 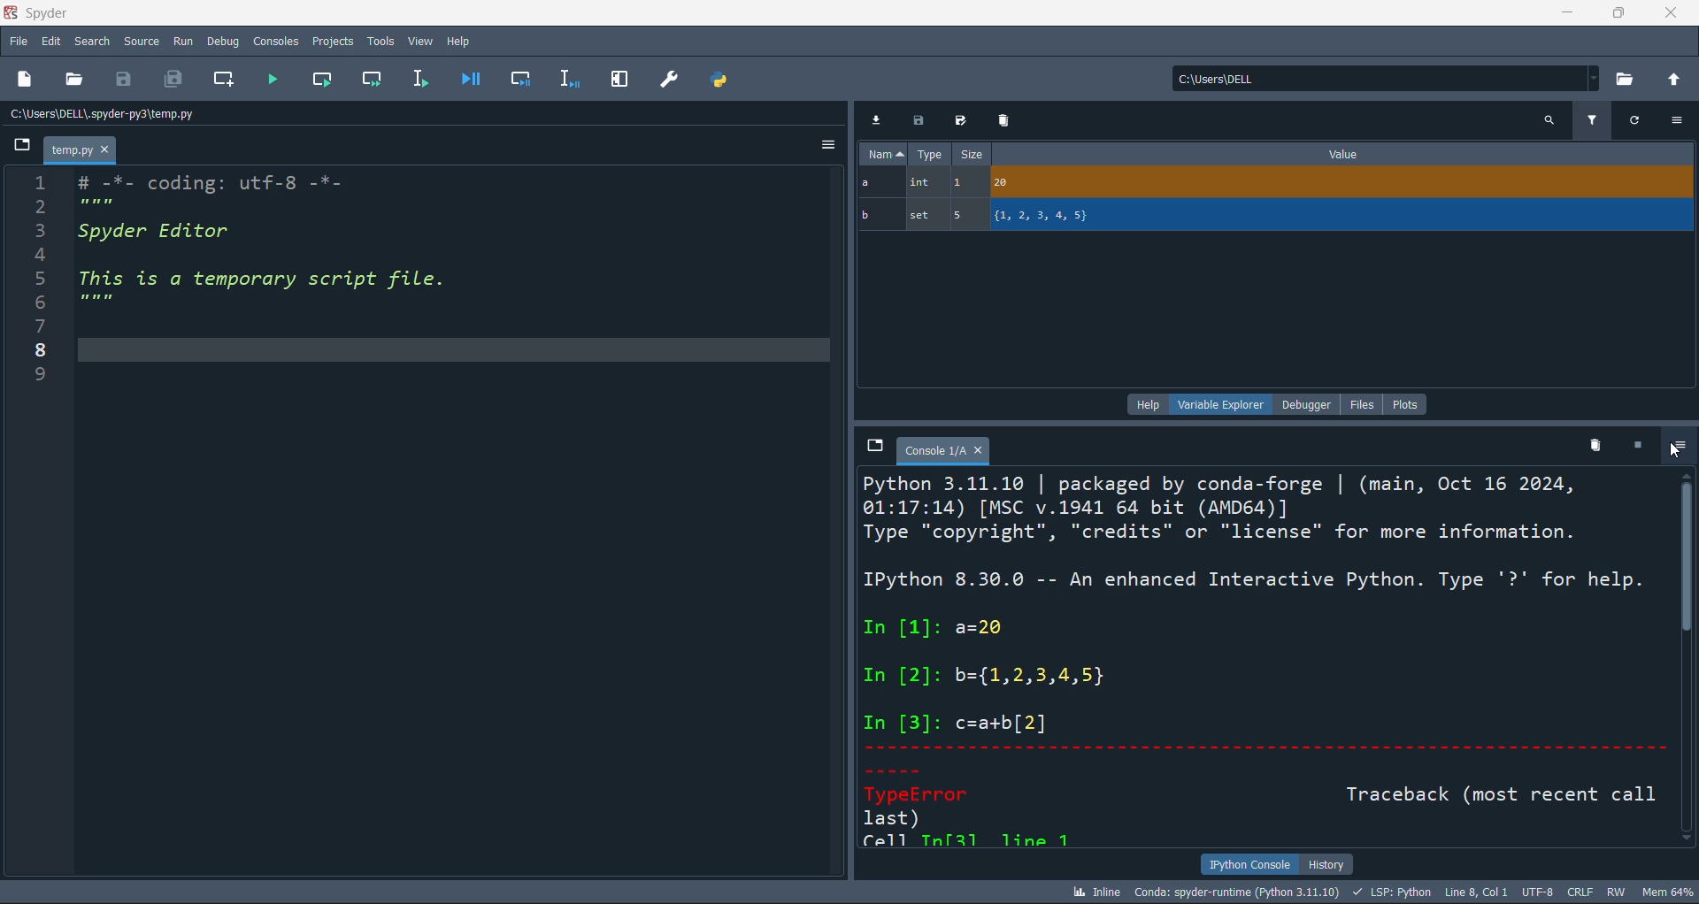 I want to click on python path manager, so click(x=722, y=79).